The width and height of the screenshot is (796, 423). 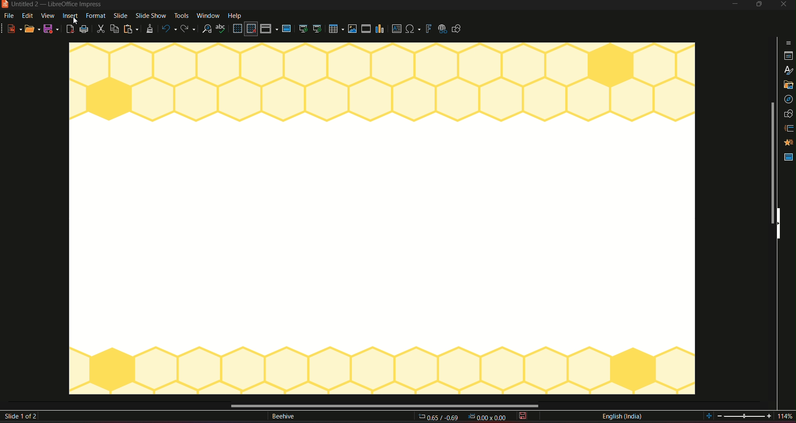 I want to click on slide transition , so click(x=789, y=127).